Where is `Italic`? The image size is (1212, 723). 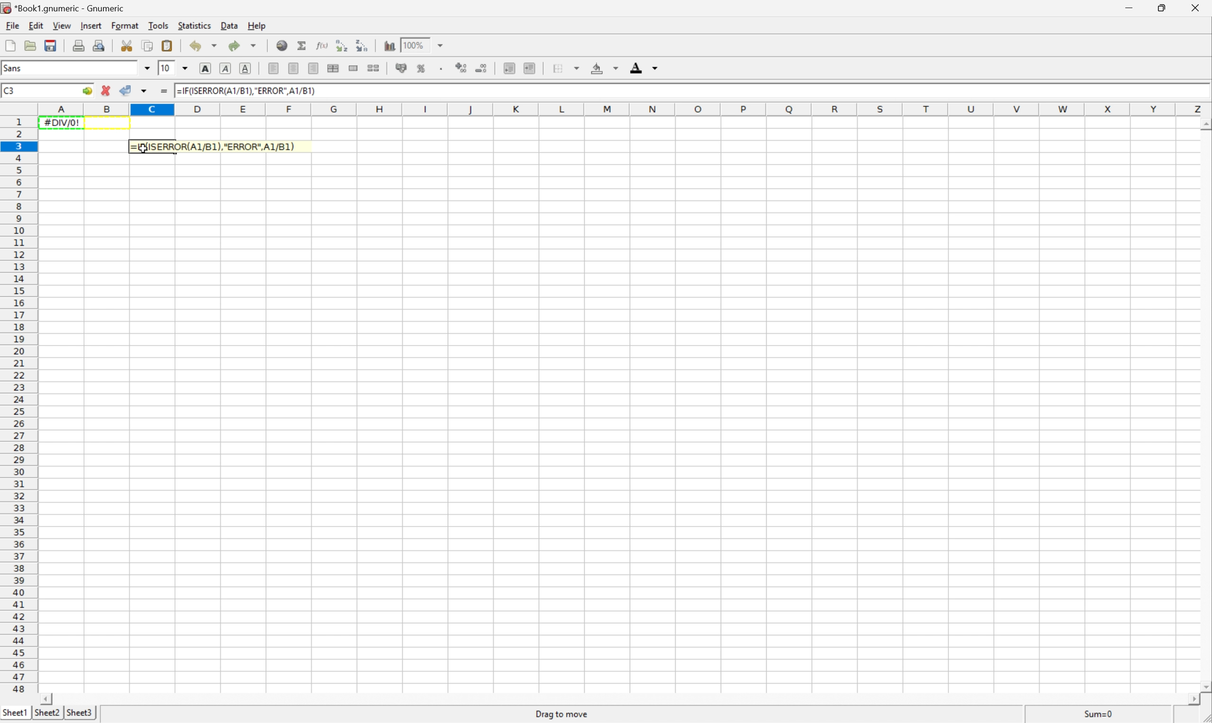 Italic is located at coordinates (225, 69).